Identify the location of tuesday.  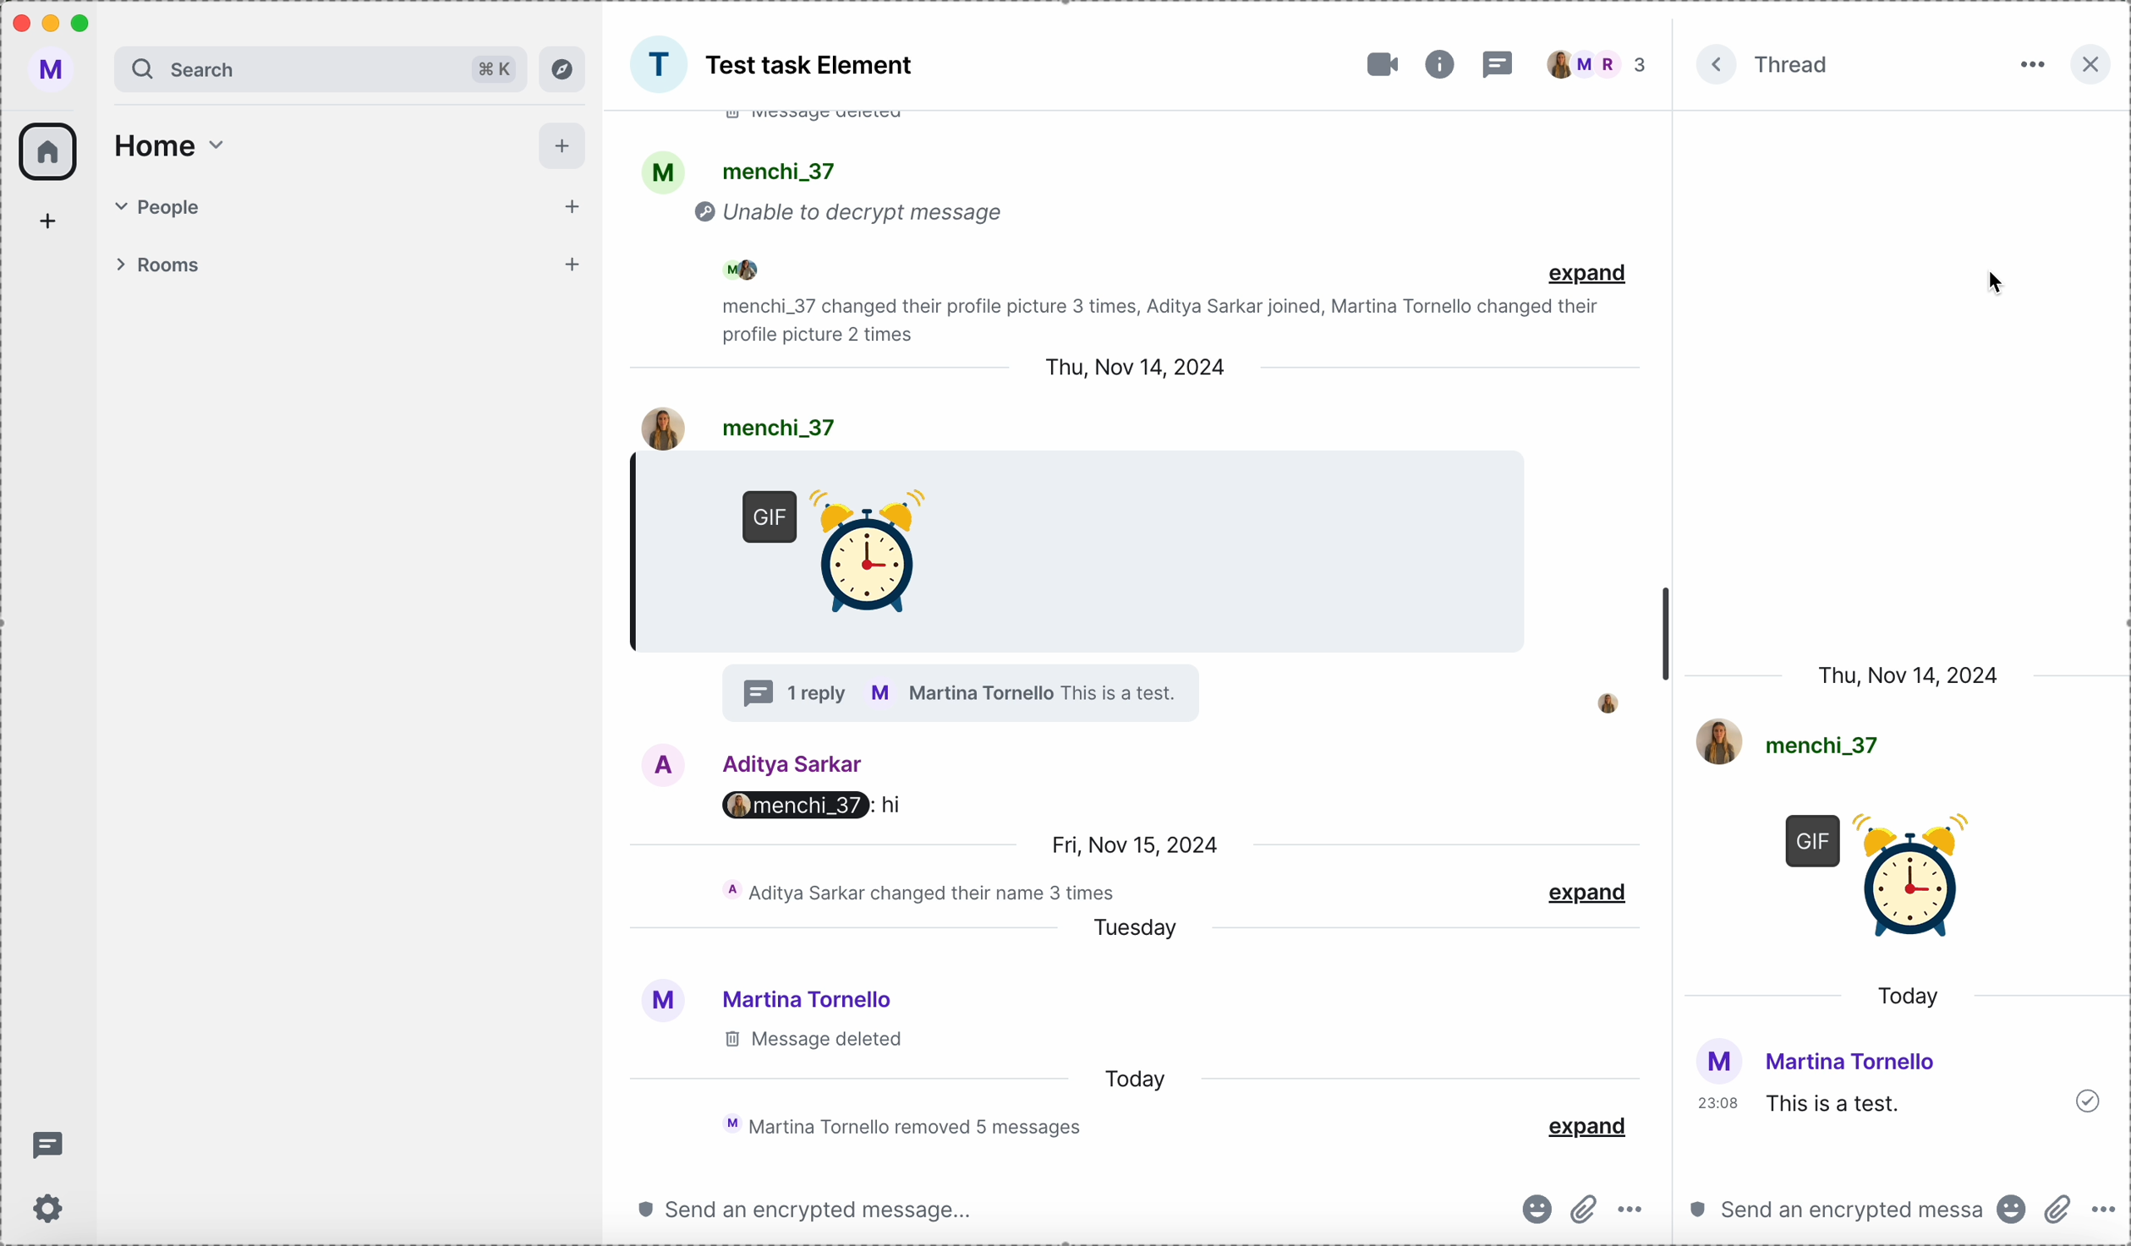
(1144, 928).